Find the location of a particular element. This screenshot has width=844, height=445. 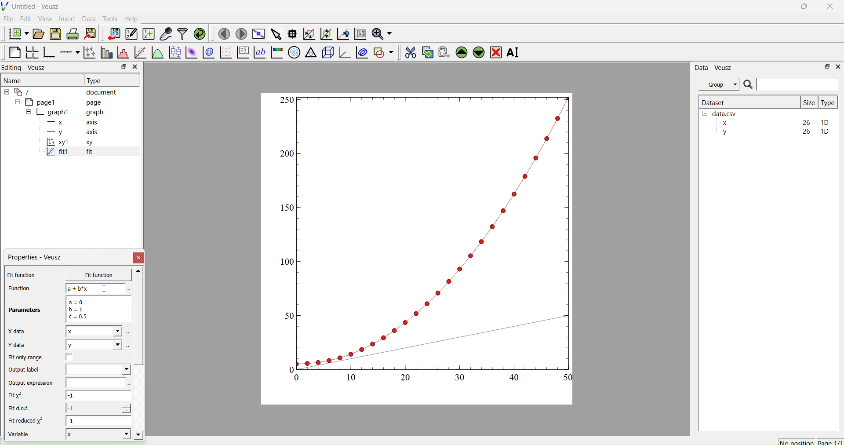

Scroll  is located at coordinates (139, 354).